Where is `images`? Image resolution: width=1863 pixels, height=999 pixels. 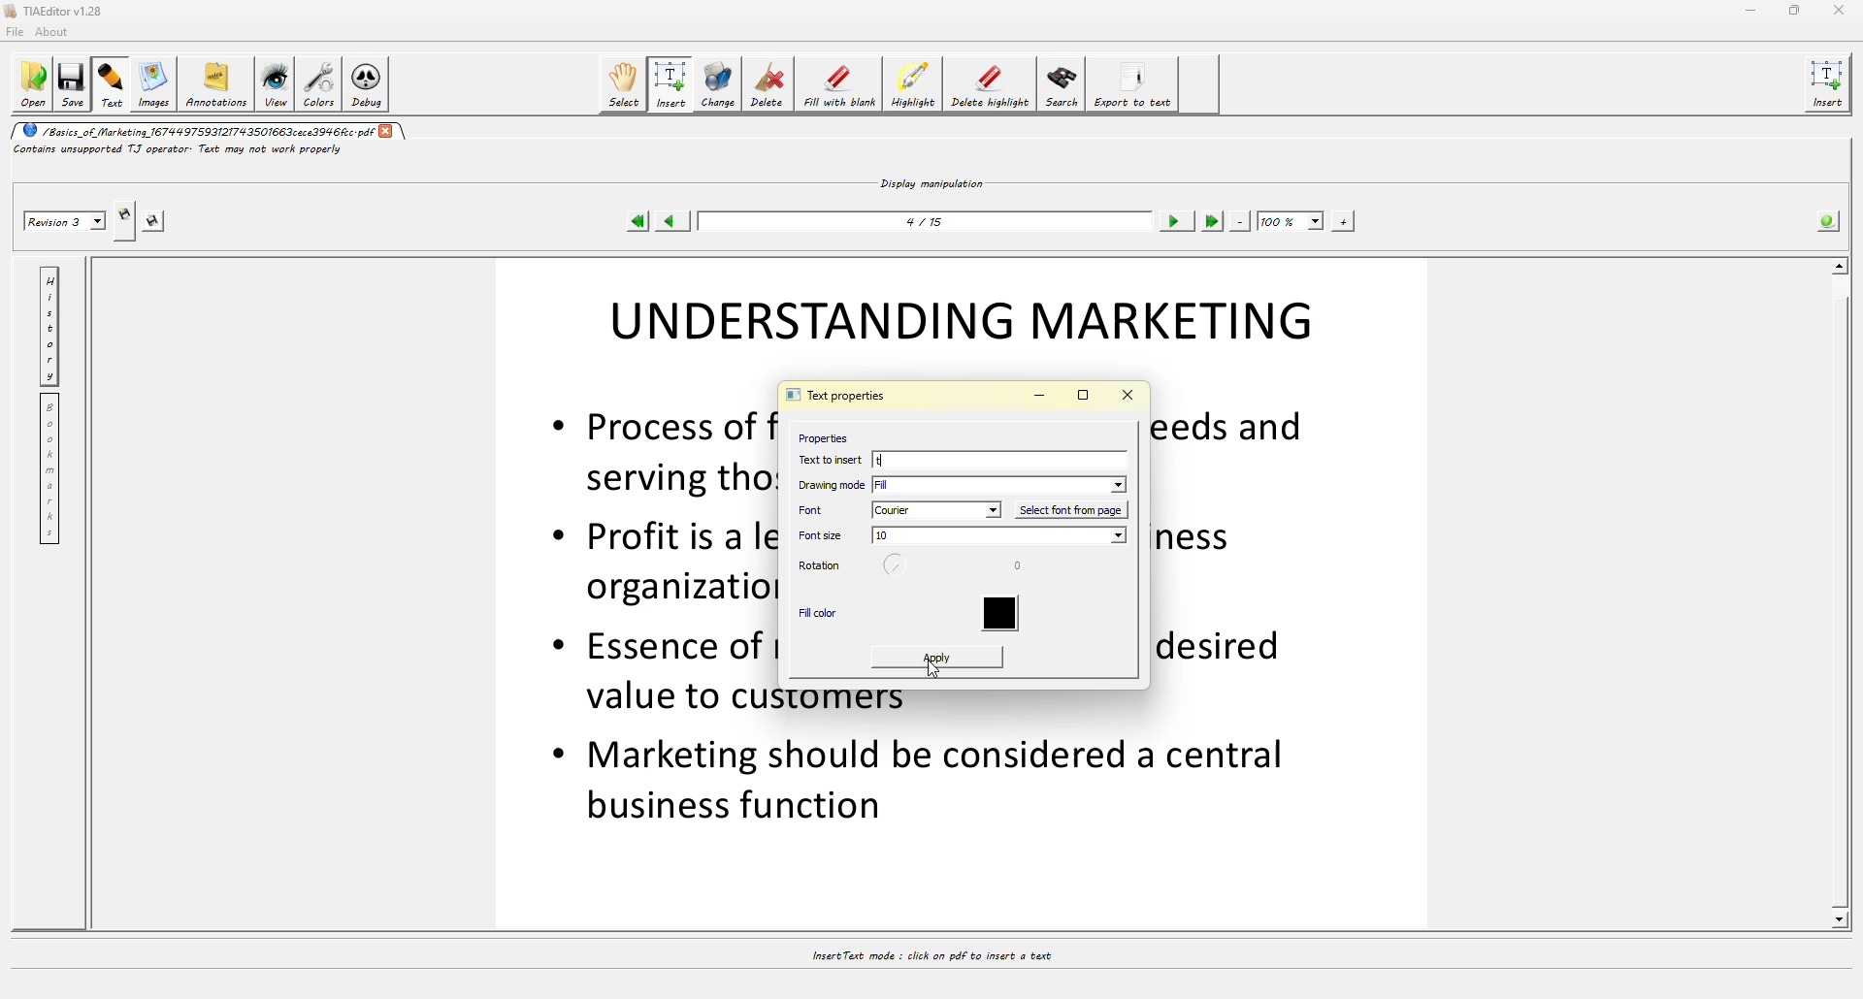
images is located at coordinates (151, 83).